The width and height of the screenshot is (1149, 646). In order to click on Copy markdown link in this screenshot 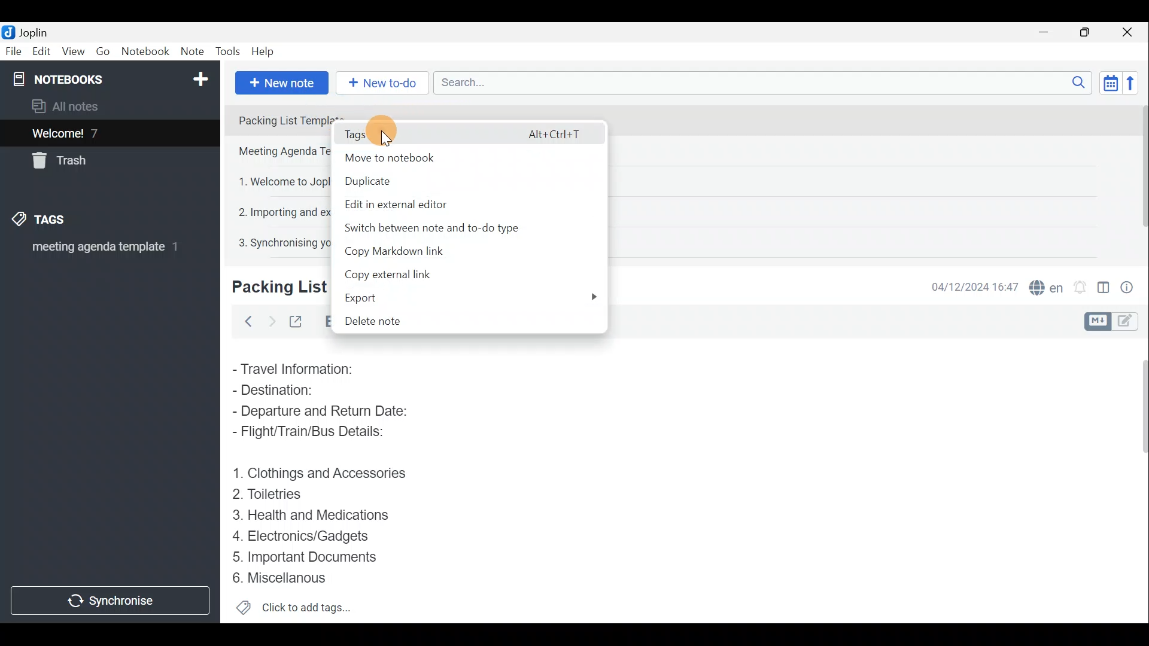, I will do `click(388, 252)`.